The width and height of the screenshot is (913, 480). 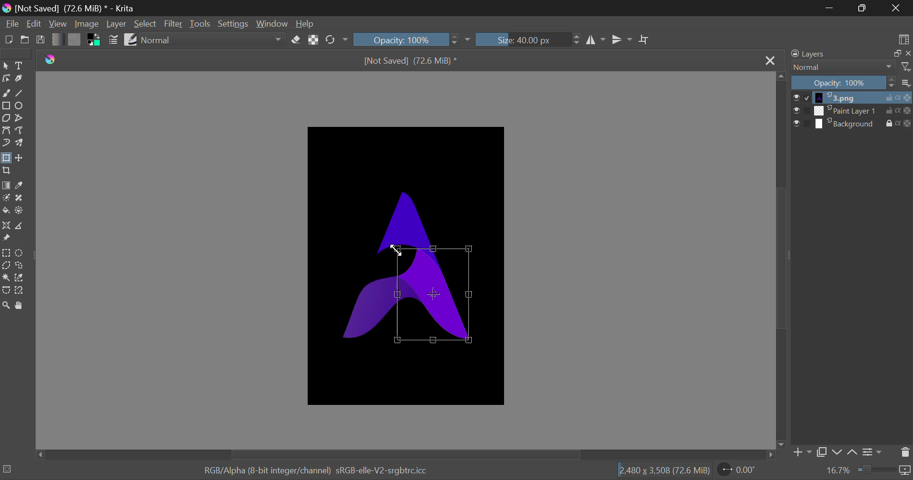 I want to click on New, so click(x=9, y=40).